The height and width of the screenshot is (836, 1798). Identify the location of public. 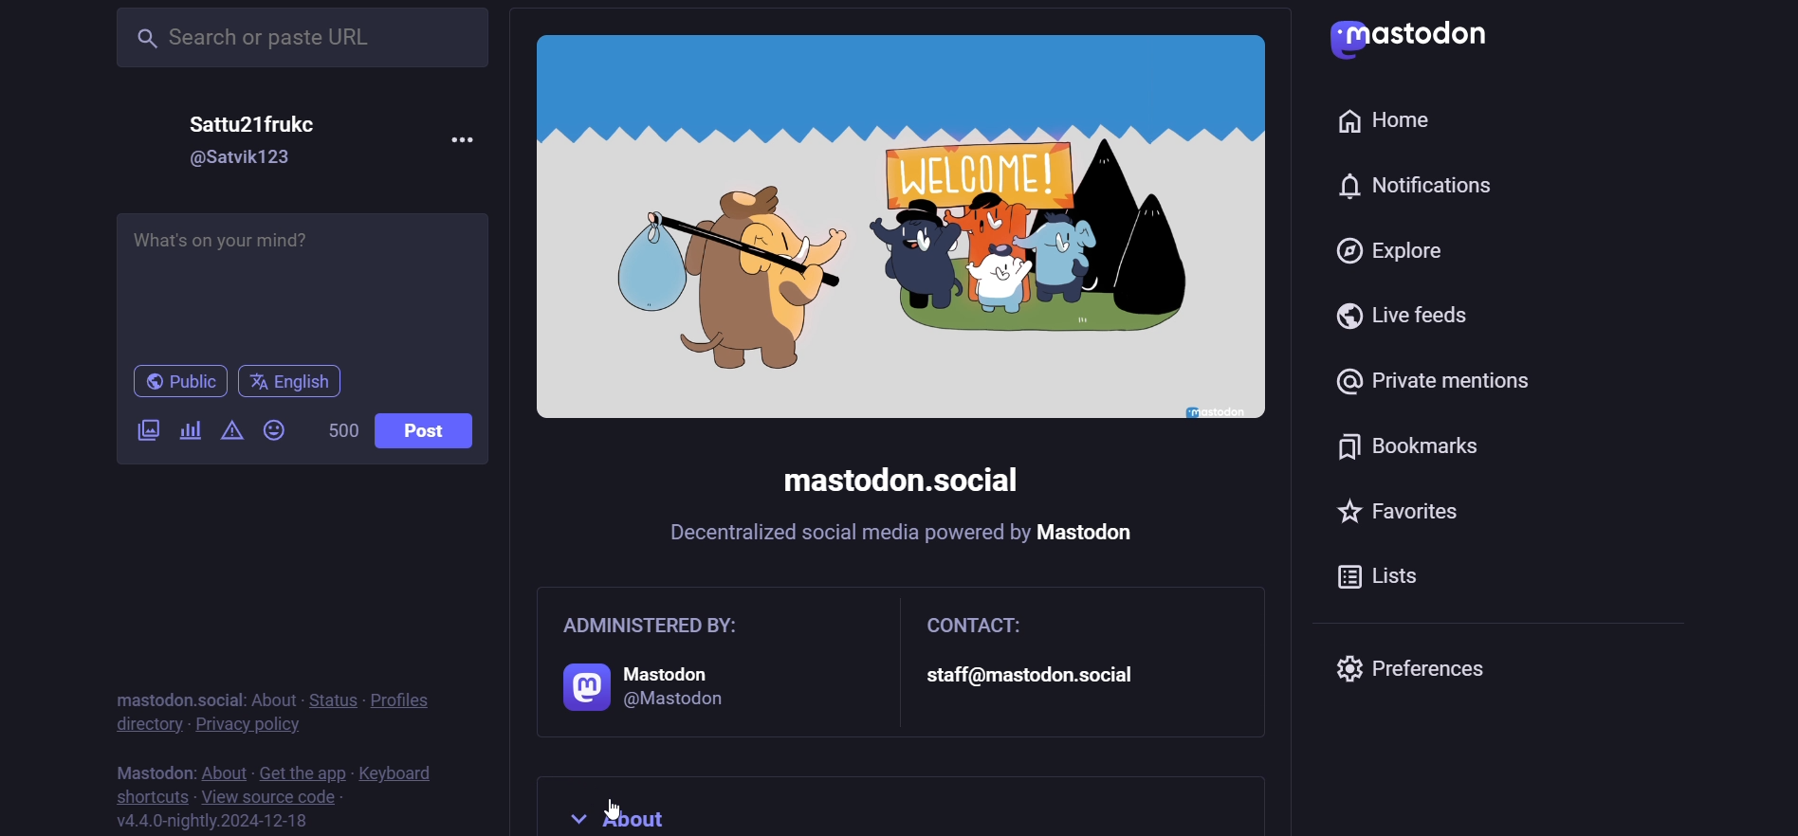
(170, 383).